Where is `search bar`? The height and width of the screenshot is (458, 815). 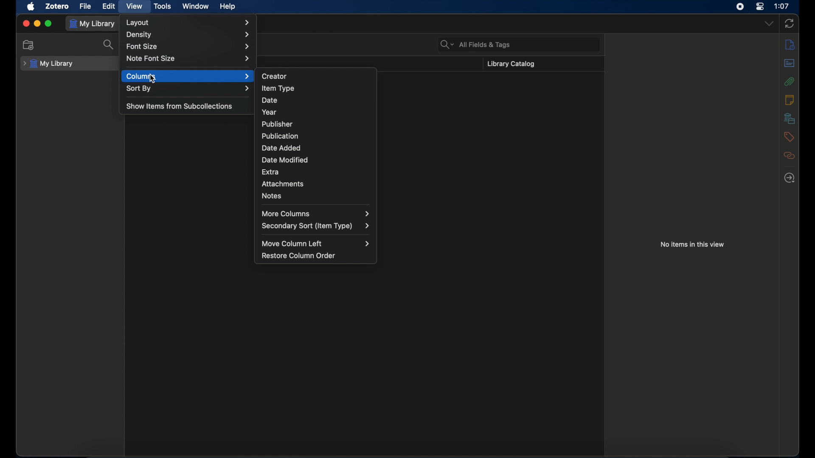 search bar is located at coordinates (475, 45).